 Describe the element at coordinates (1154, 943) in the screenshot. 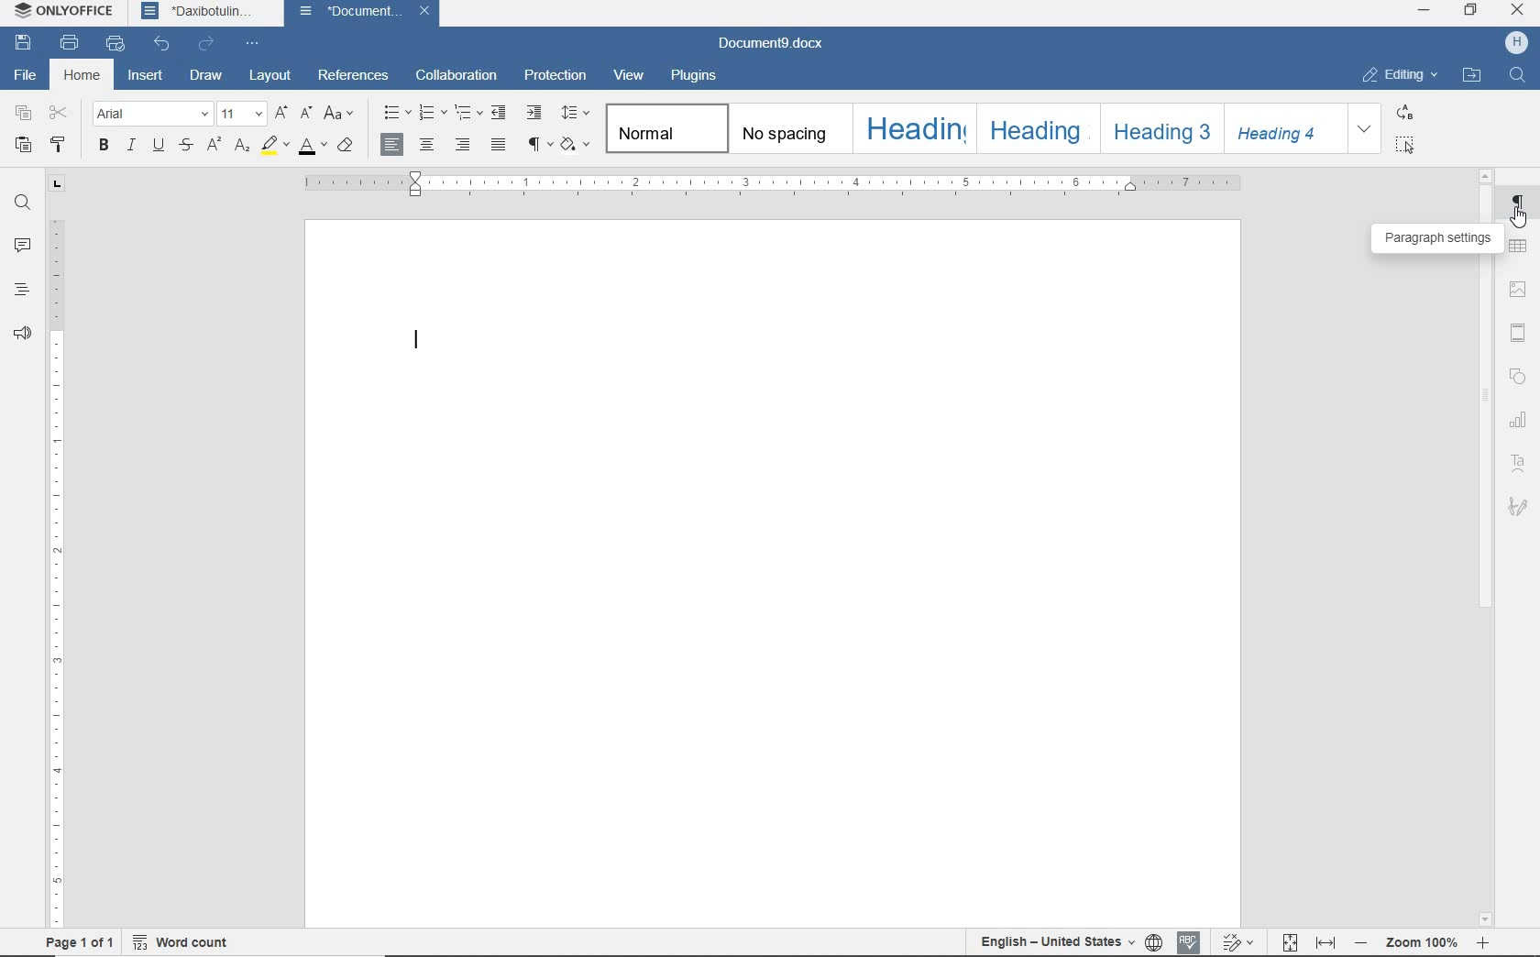

I see `set document language` at that location.